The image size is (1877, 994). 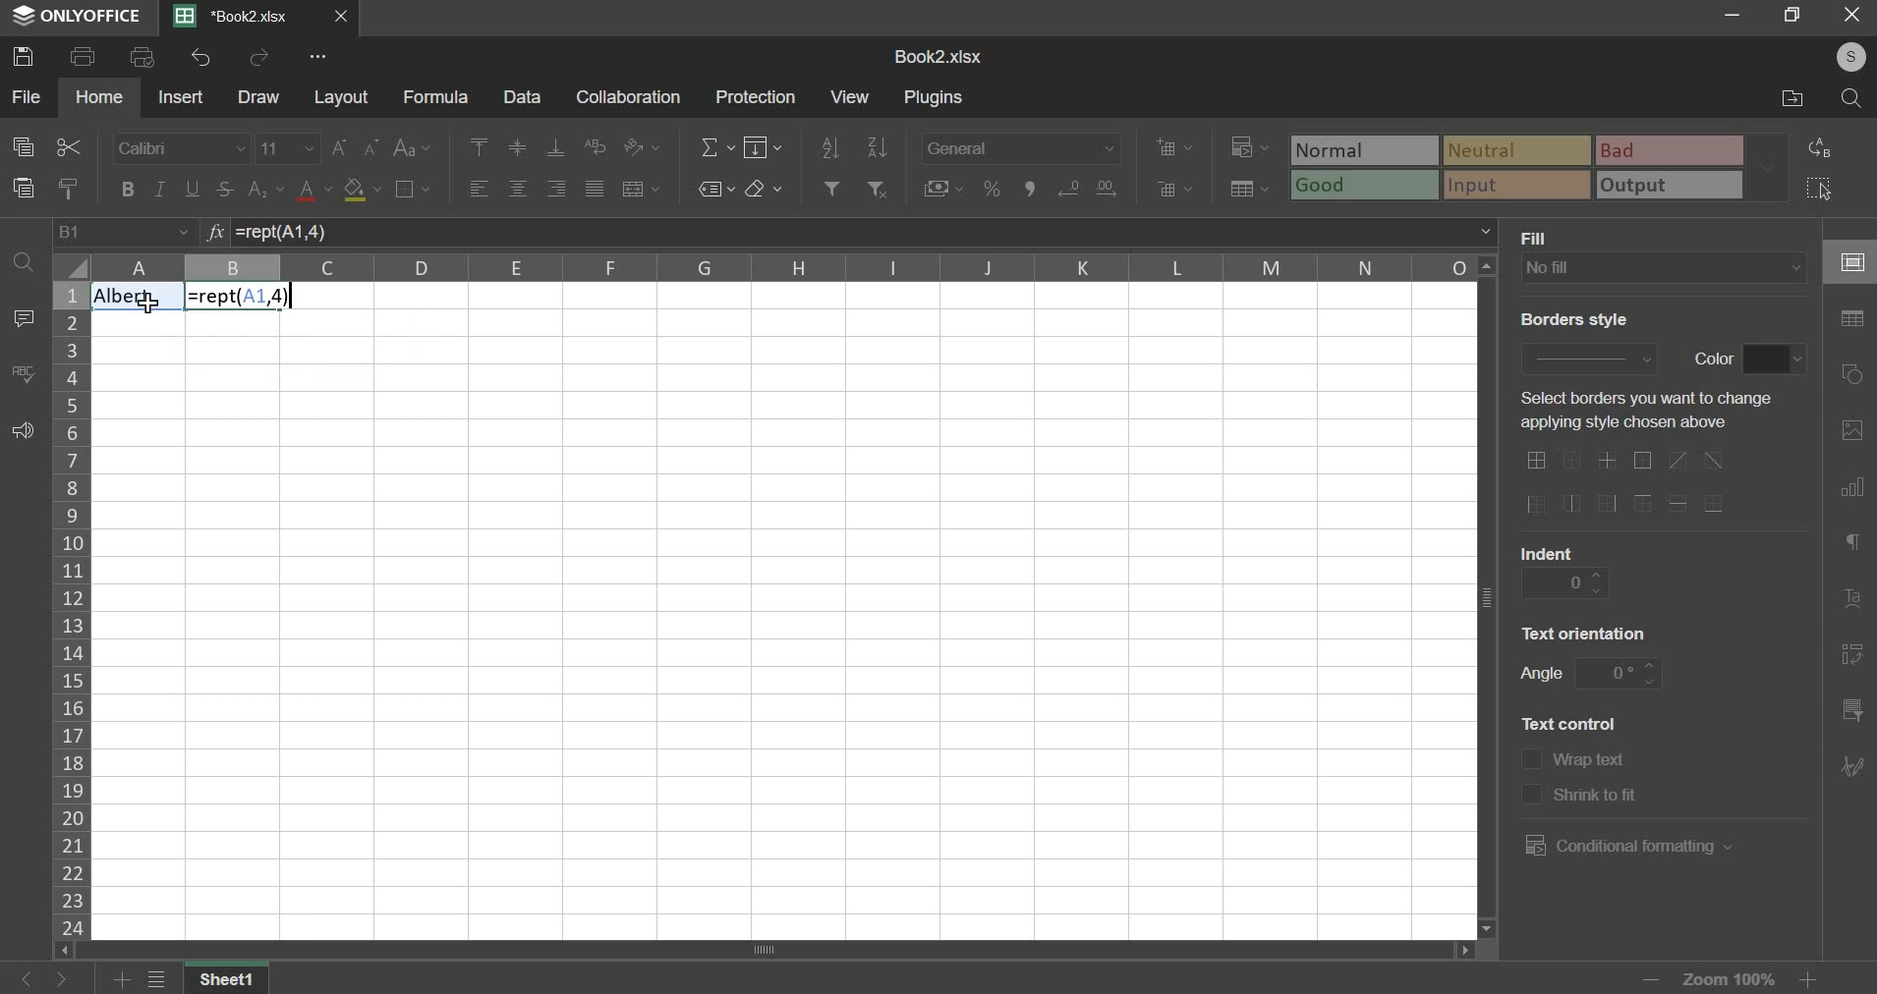 I want to click on image settings, so click(x=1856, y=427).